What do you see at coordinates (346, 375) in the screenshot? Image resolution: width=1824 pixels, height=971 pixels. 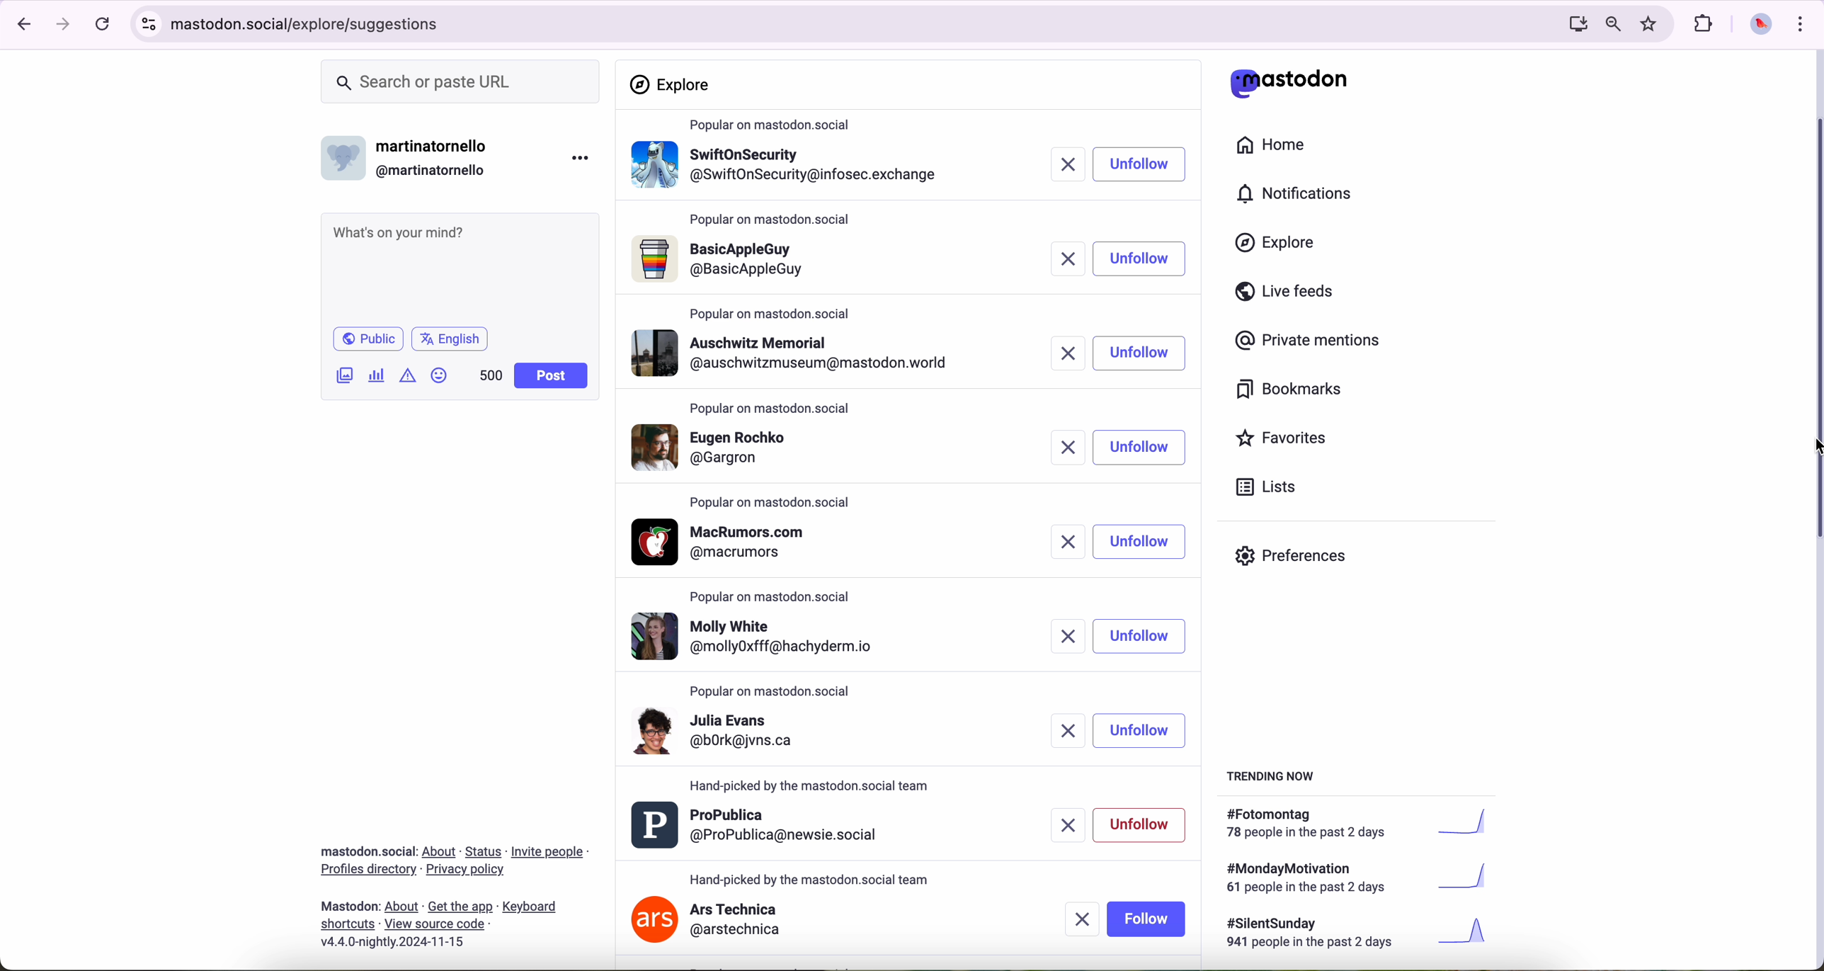 I see `attach image` at bounding box center [346, 375].